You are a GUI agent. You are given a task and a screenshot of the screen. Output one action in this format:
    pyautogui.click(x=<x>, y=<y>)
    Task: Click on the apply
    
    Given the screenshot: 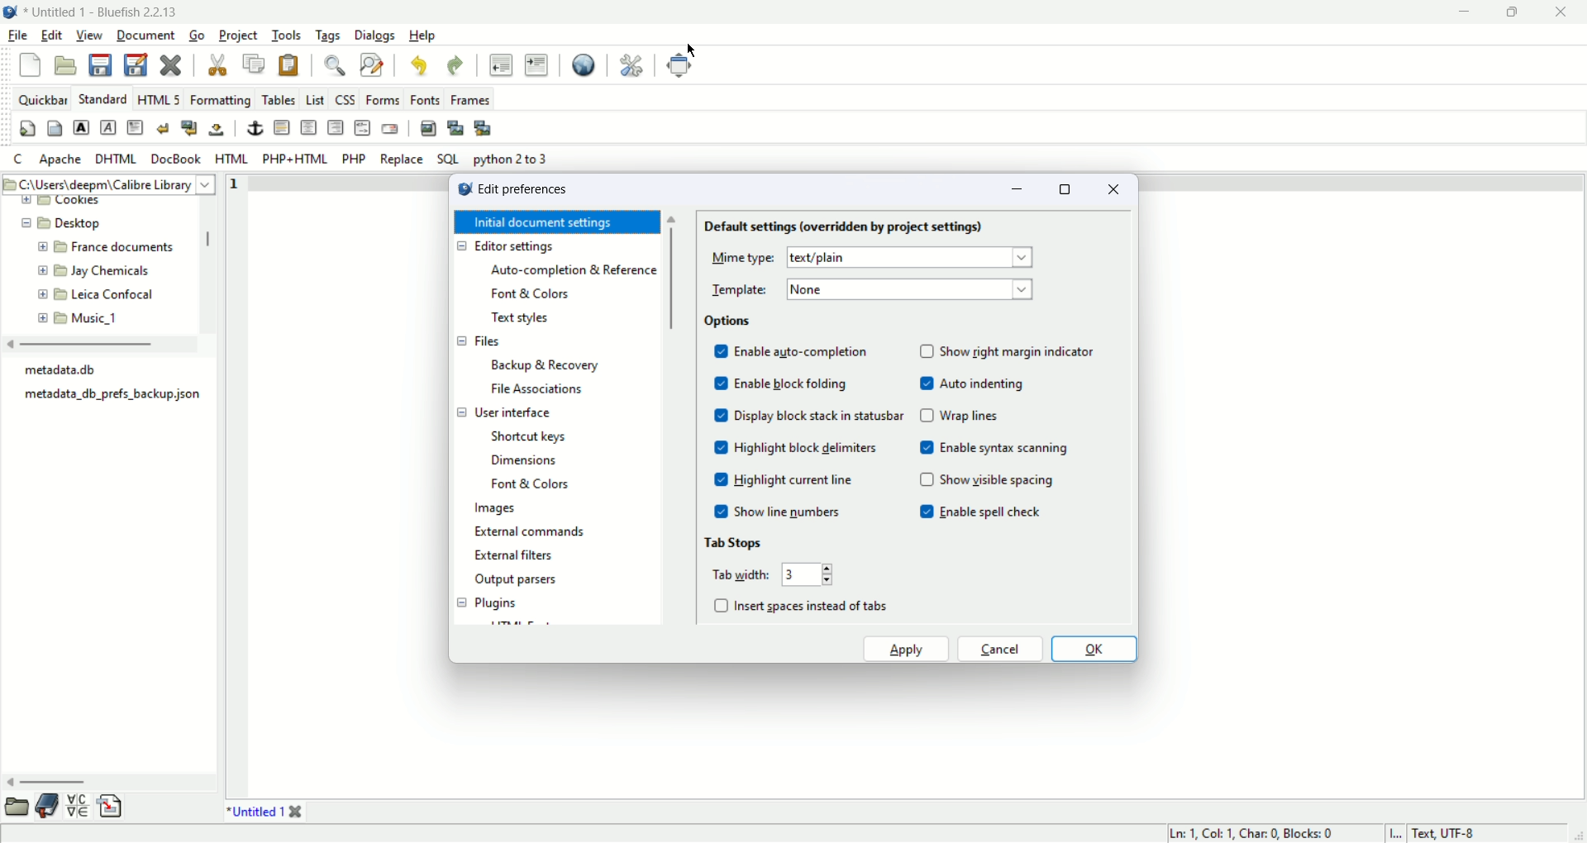 What is the action you would take?
    pyautogui.click(x=910, y=647)
    